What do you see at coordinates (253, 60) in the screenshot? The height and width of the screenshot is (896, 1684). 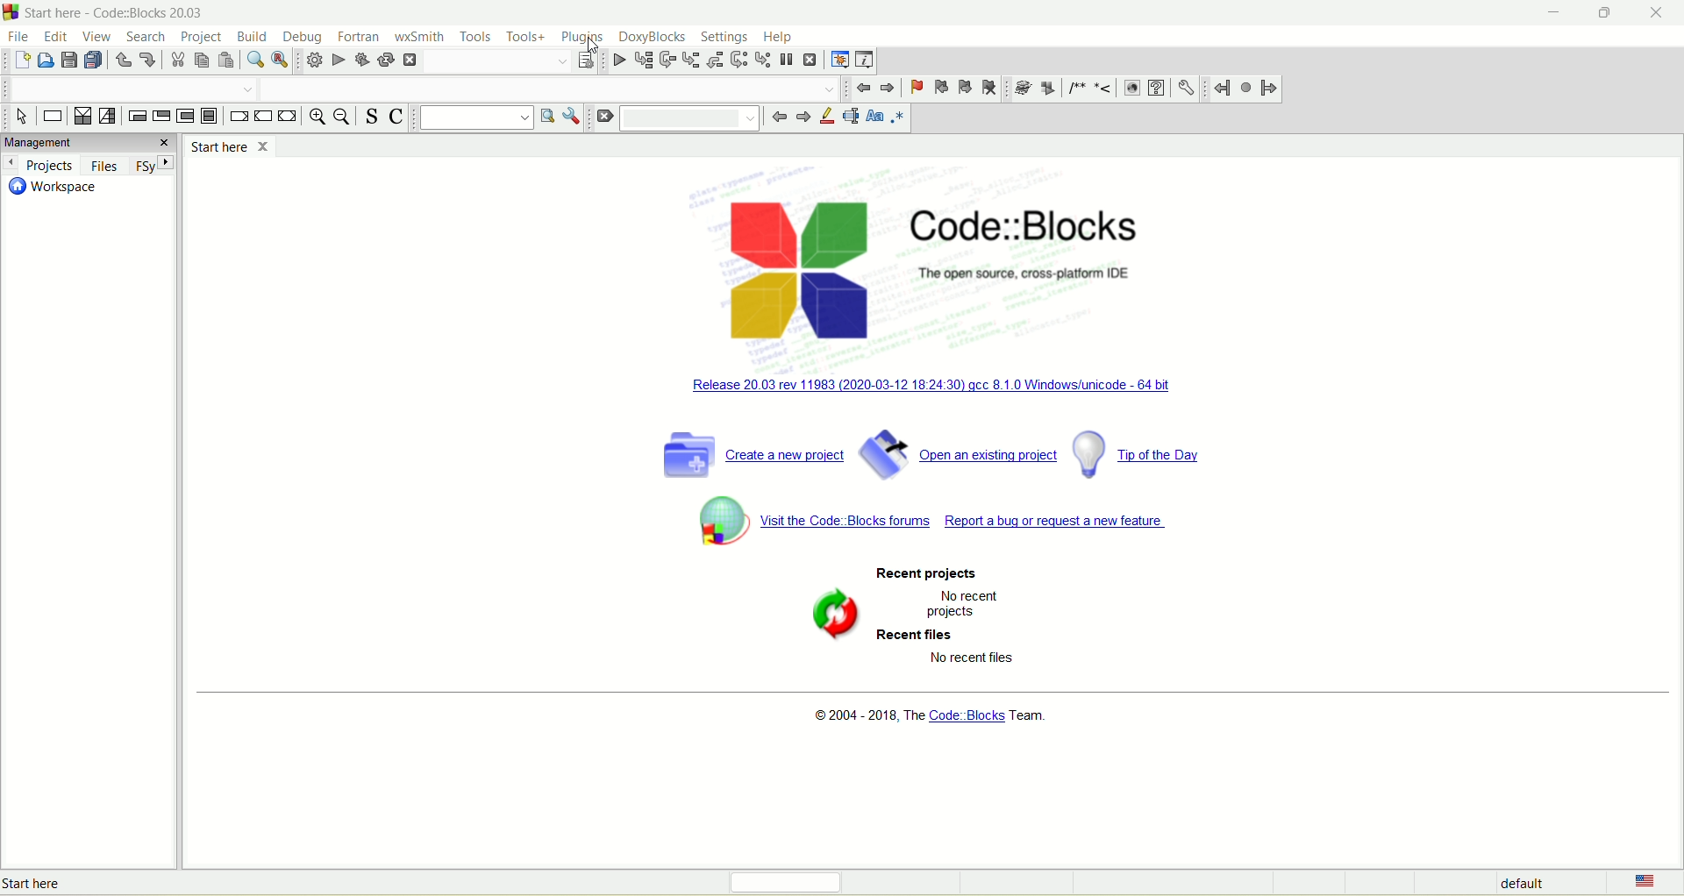 I see `find` at bounding box center [253, 60].